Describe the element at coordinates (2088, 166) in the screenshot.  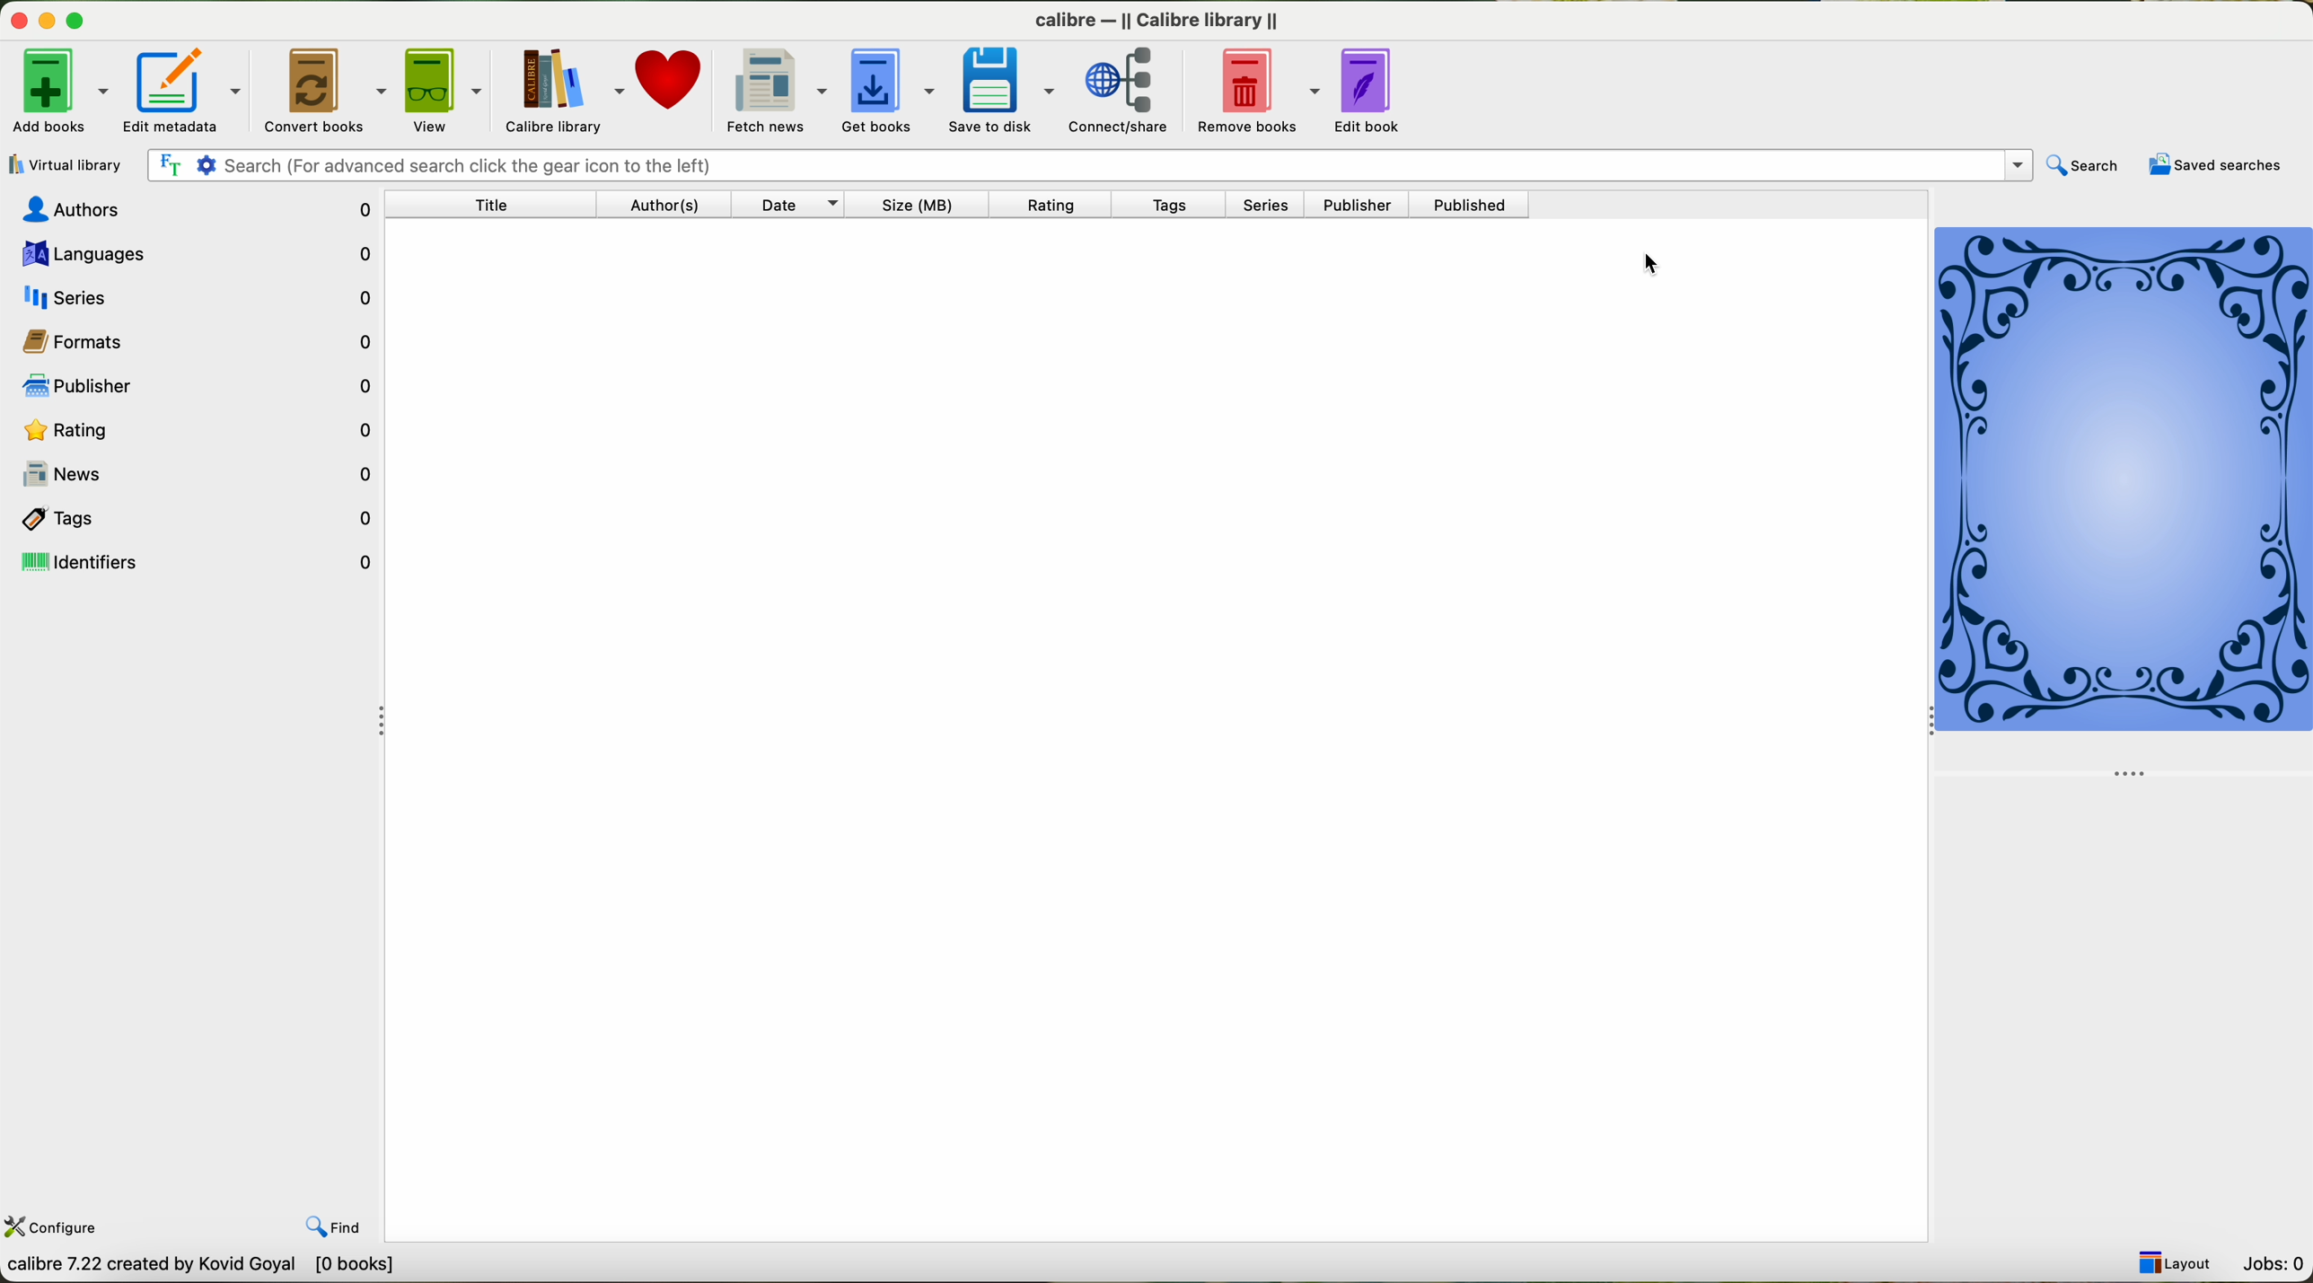
I see `search` at that location.